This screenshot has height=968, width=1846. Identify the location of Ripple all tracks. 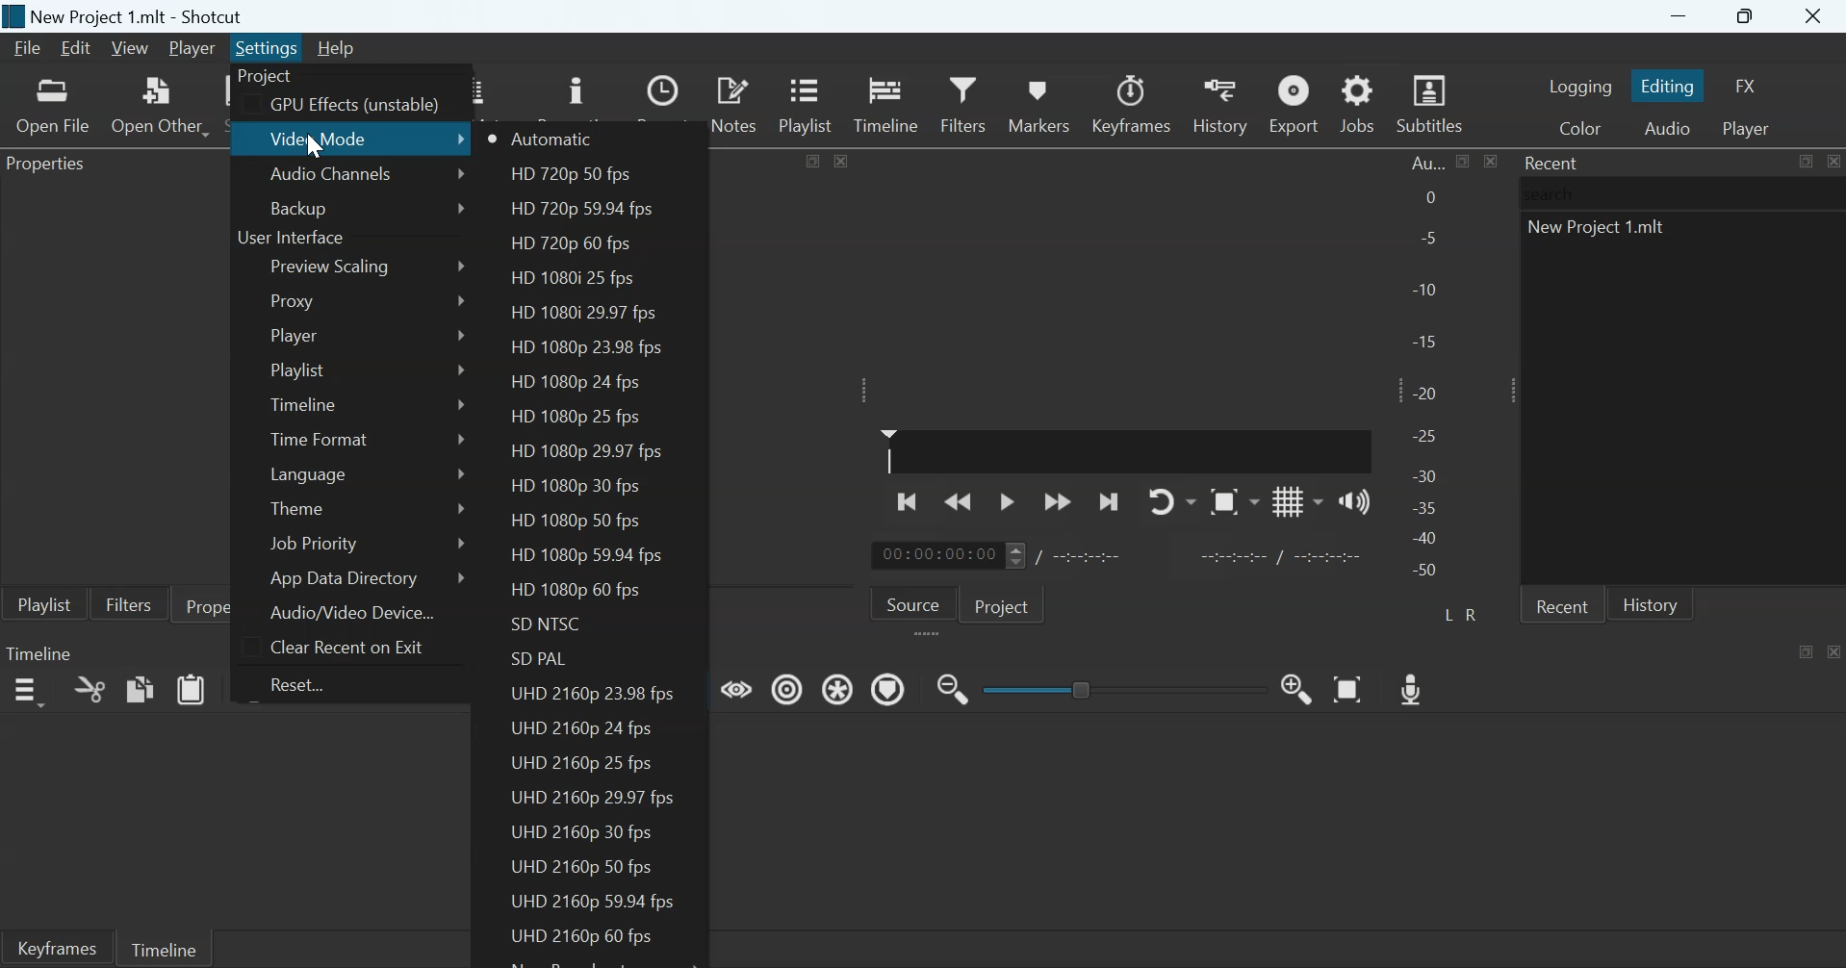
(840, 687).